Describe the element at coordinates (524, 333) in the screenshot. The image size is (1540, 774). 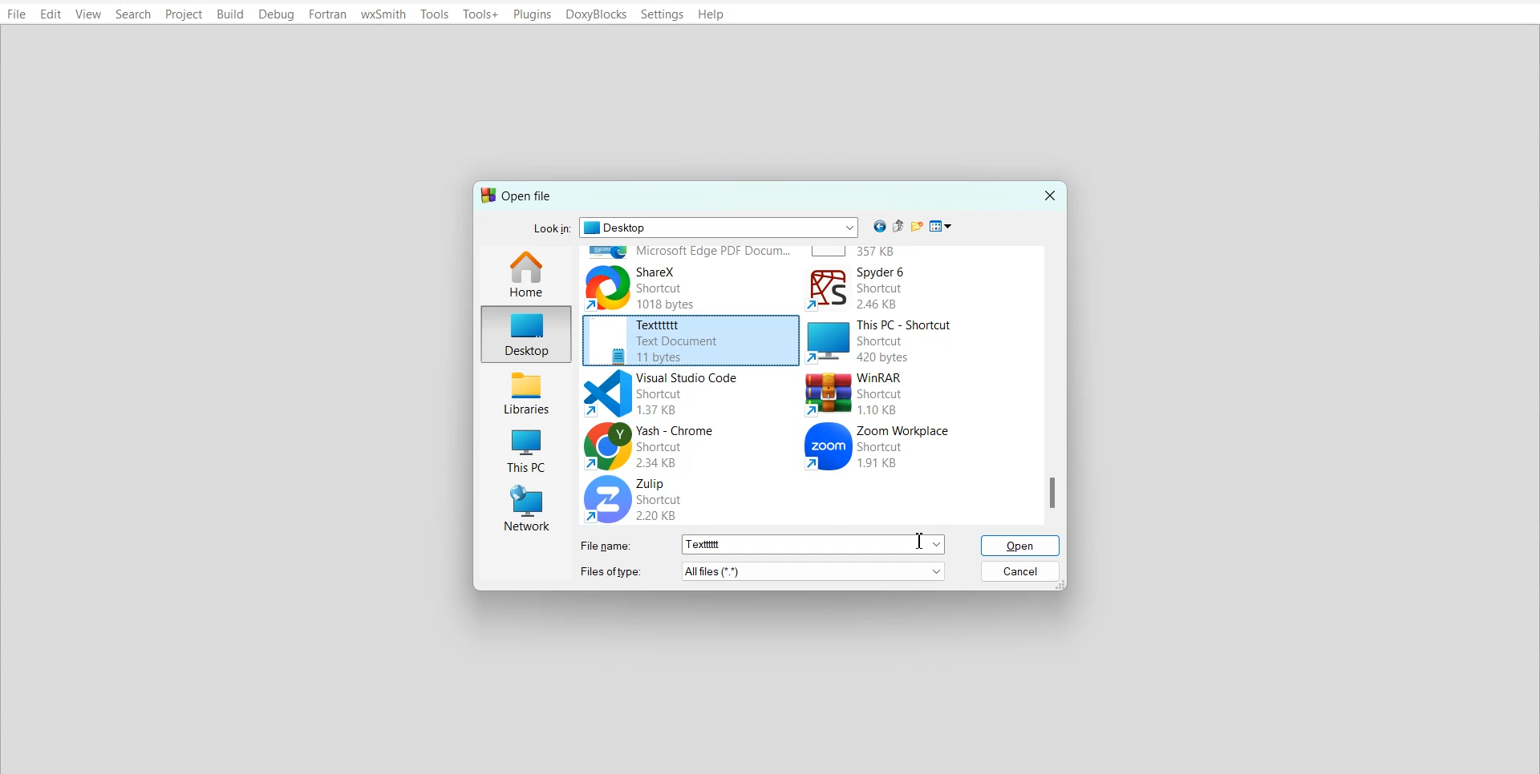
I see `Desktop` at that location.